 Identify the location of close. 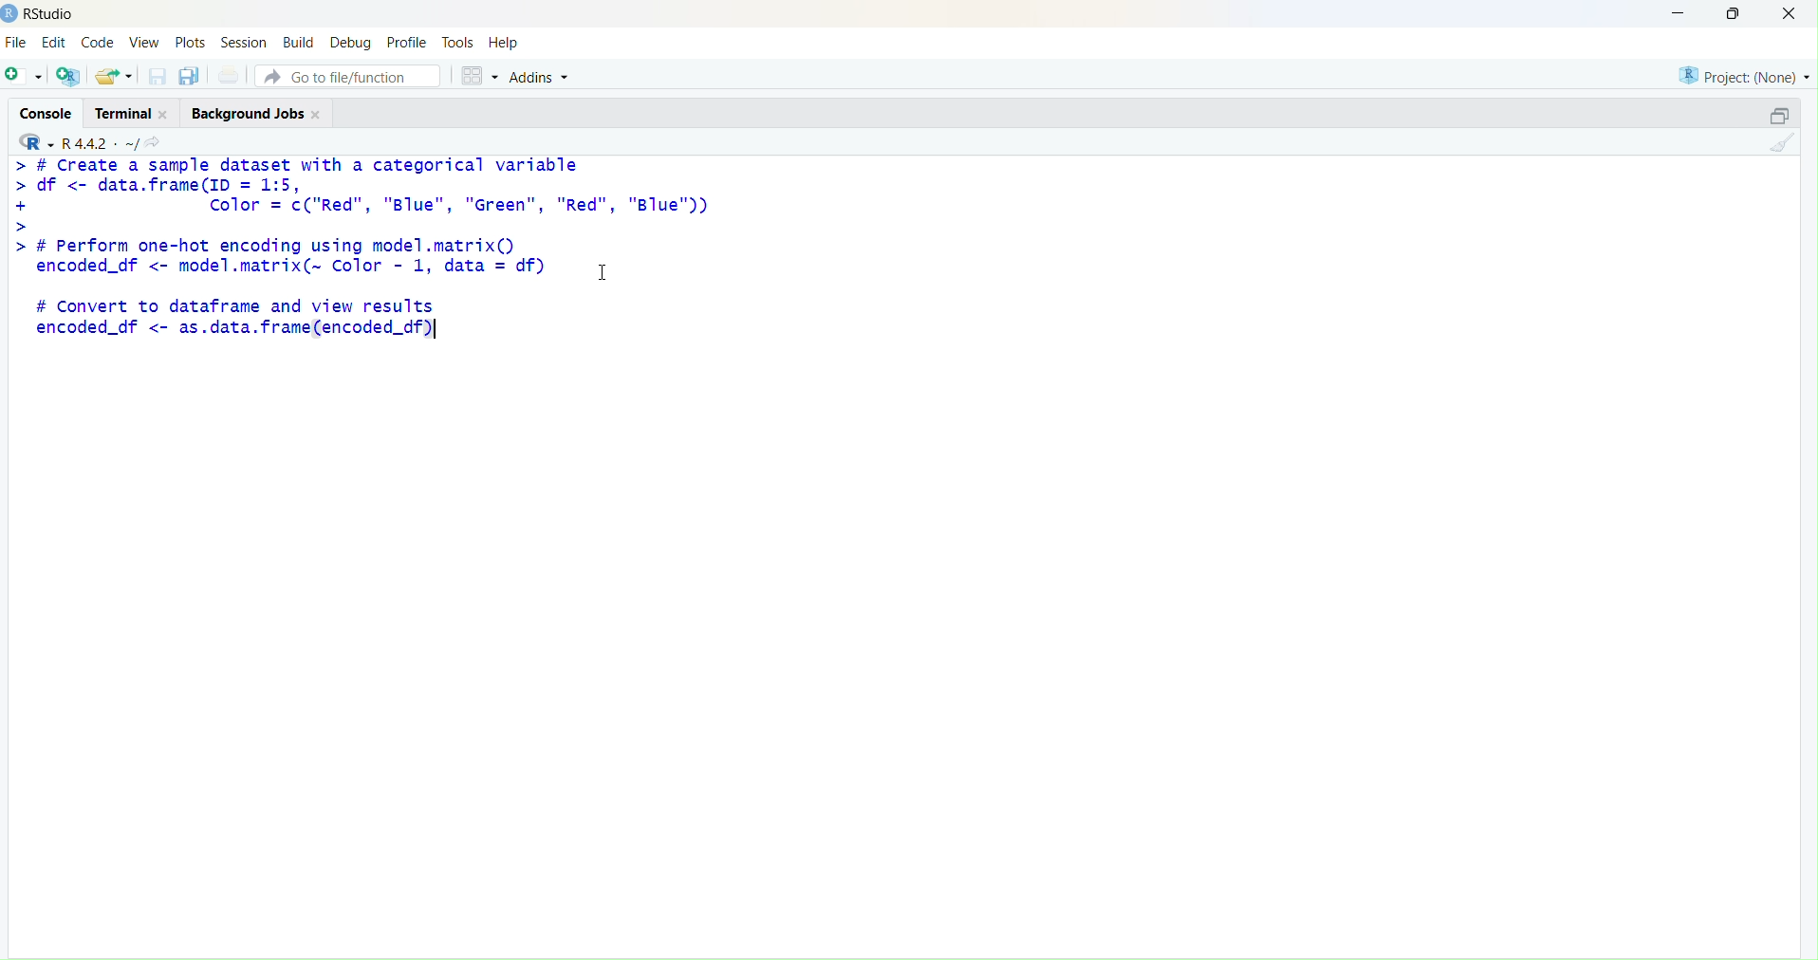
(318, 115).